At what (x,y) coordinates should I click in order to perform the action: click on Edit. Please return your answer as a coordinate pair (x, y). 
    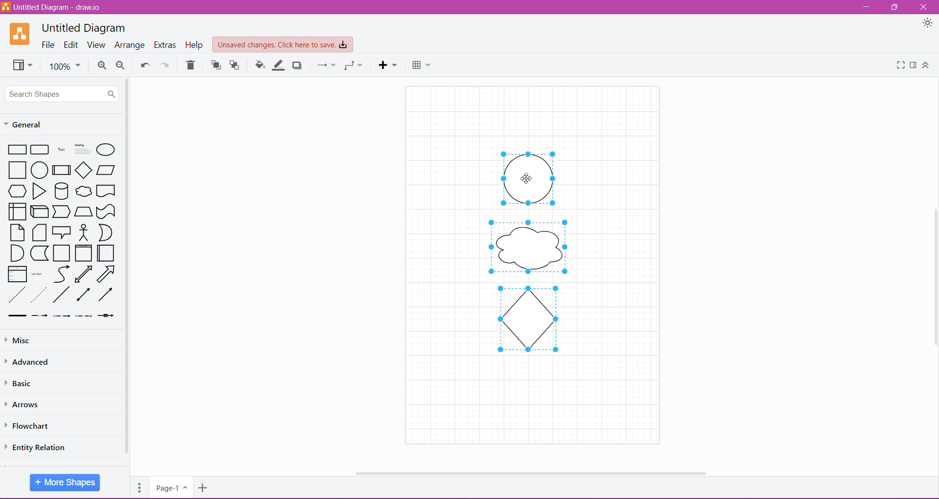
    Looking at the image, I should click on (71, 45).